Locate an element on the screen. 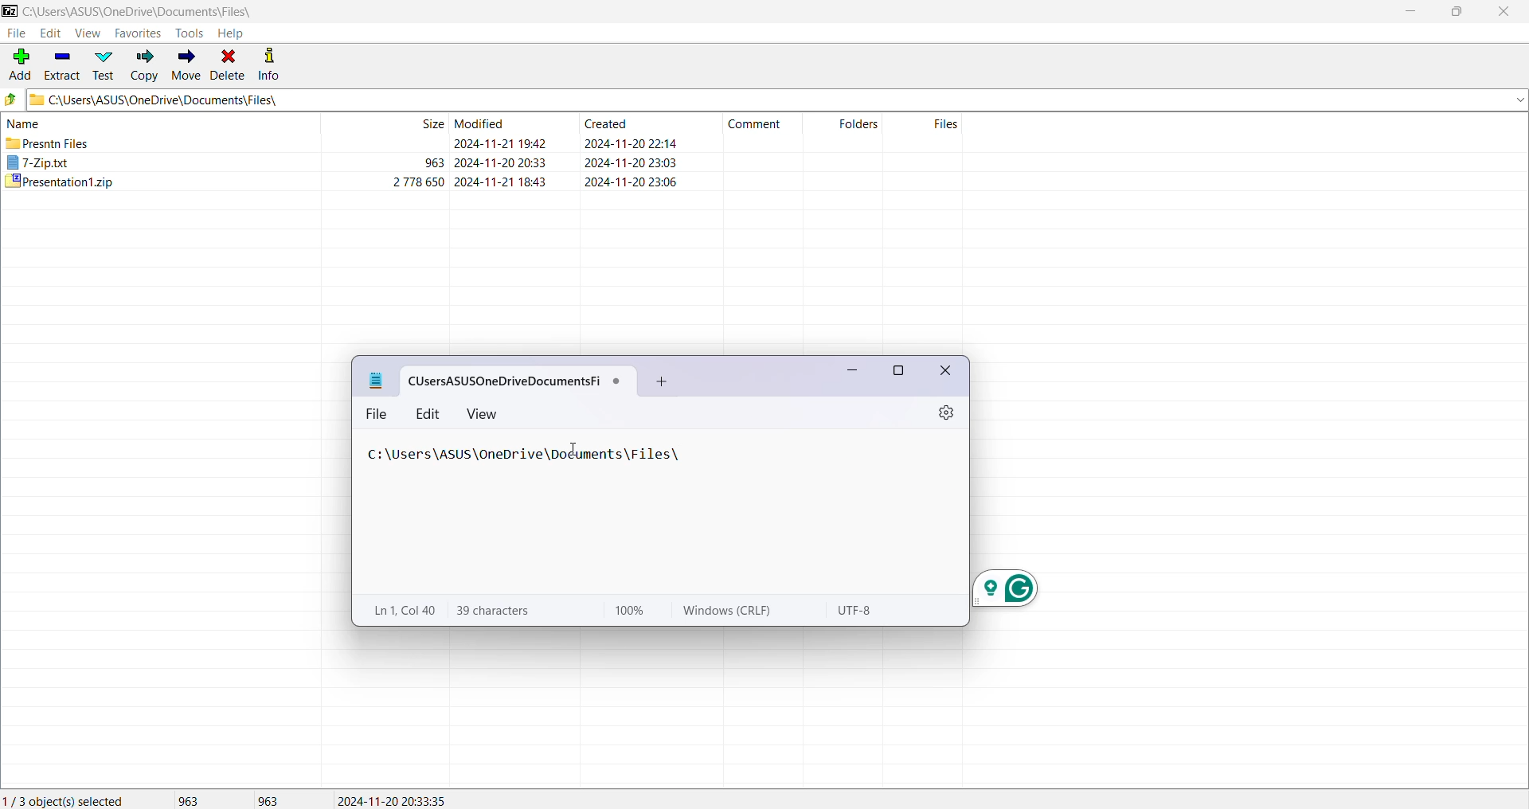 This screenshot has width=1529, height=809. modified date & time is located at coordinates (501, 143).